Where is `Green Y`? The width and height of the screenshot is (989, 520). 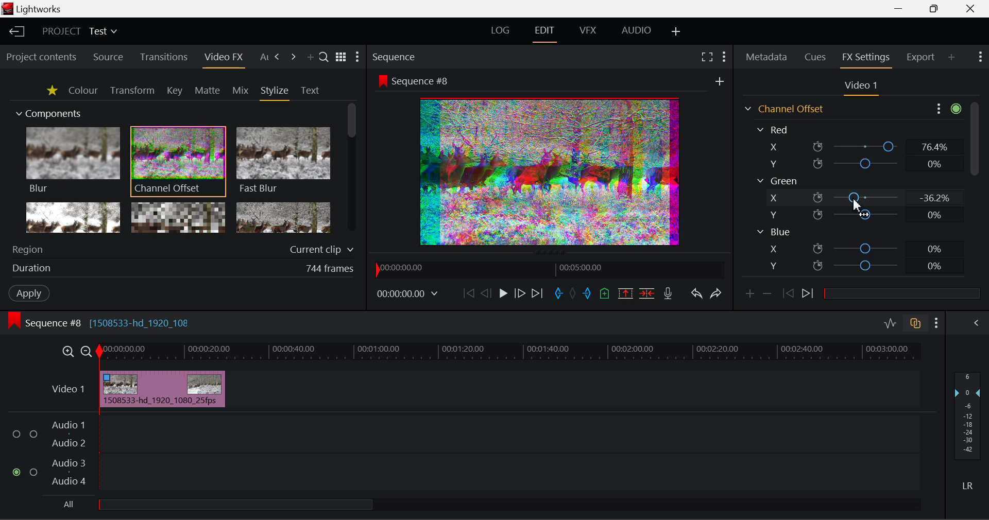
Green Y is located at coordinates (856, 214).